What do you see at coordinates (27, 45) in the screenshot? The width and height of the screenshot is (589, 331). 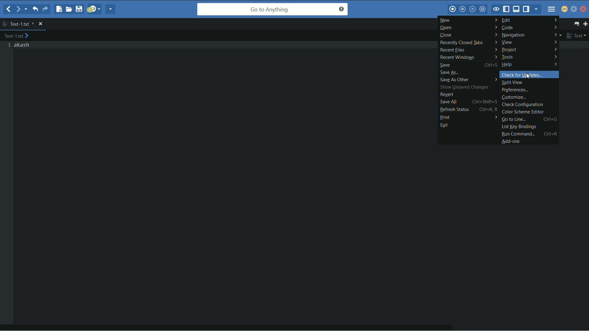 I see `akash` at bounding box center [27, 45].